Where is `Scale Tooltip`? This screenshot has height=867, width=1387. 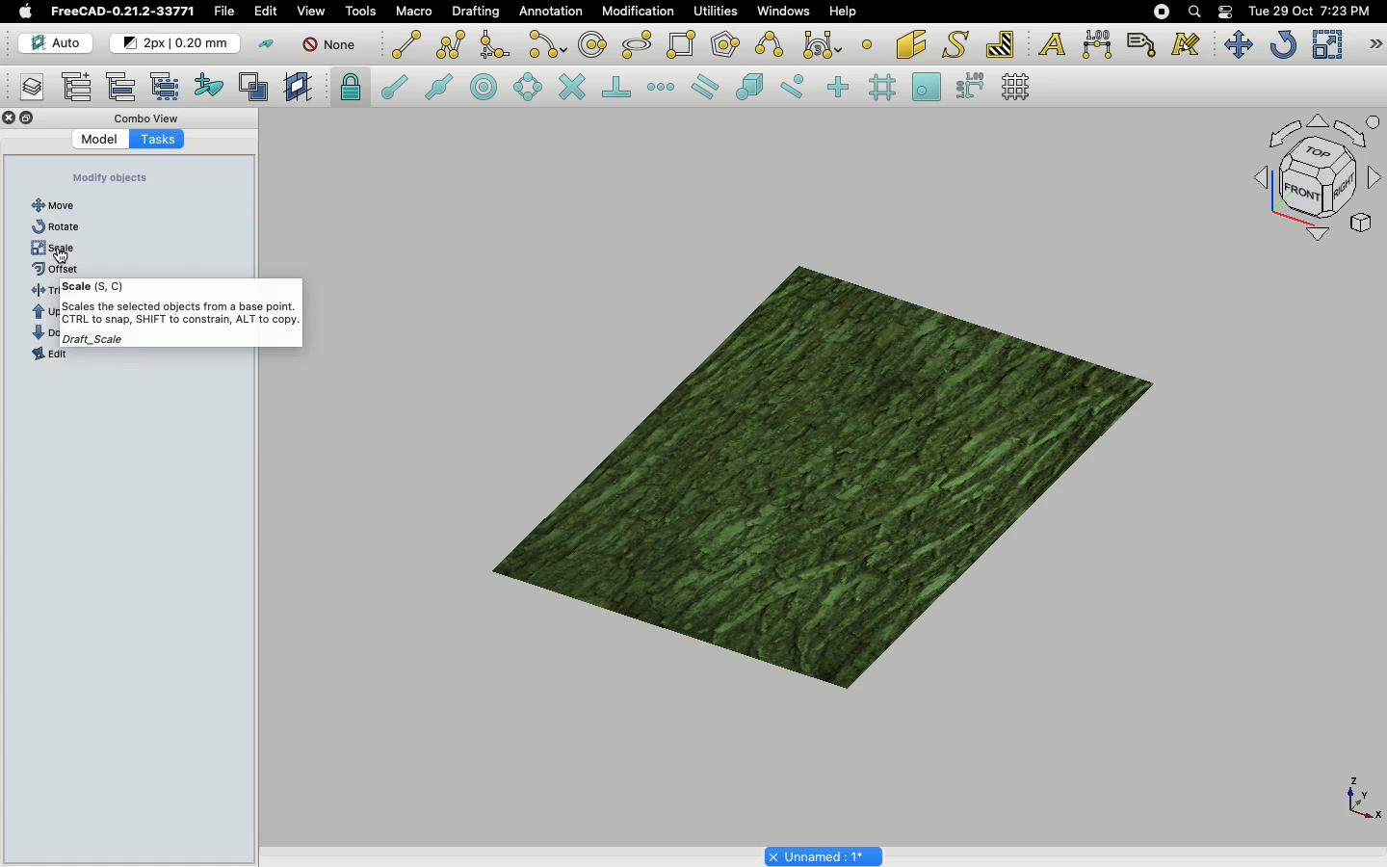
Scale Tooltip is located at coordinates (179, 309).